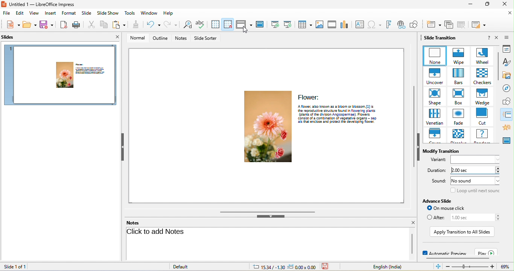  What do you see at coordinates (435, 217) in the screenshot?
I see `after` at bounding box center [435, 217].